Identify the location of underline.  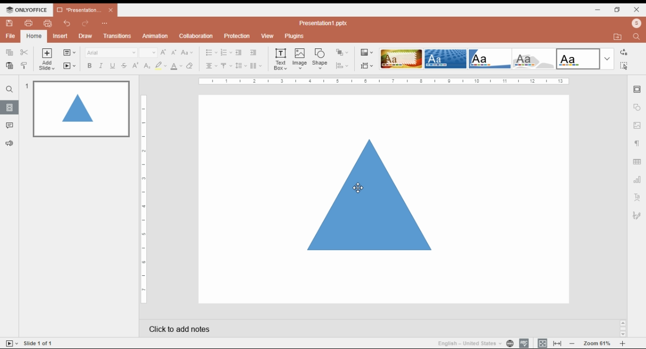
(113, 66).